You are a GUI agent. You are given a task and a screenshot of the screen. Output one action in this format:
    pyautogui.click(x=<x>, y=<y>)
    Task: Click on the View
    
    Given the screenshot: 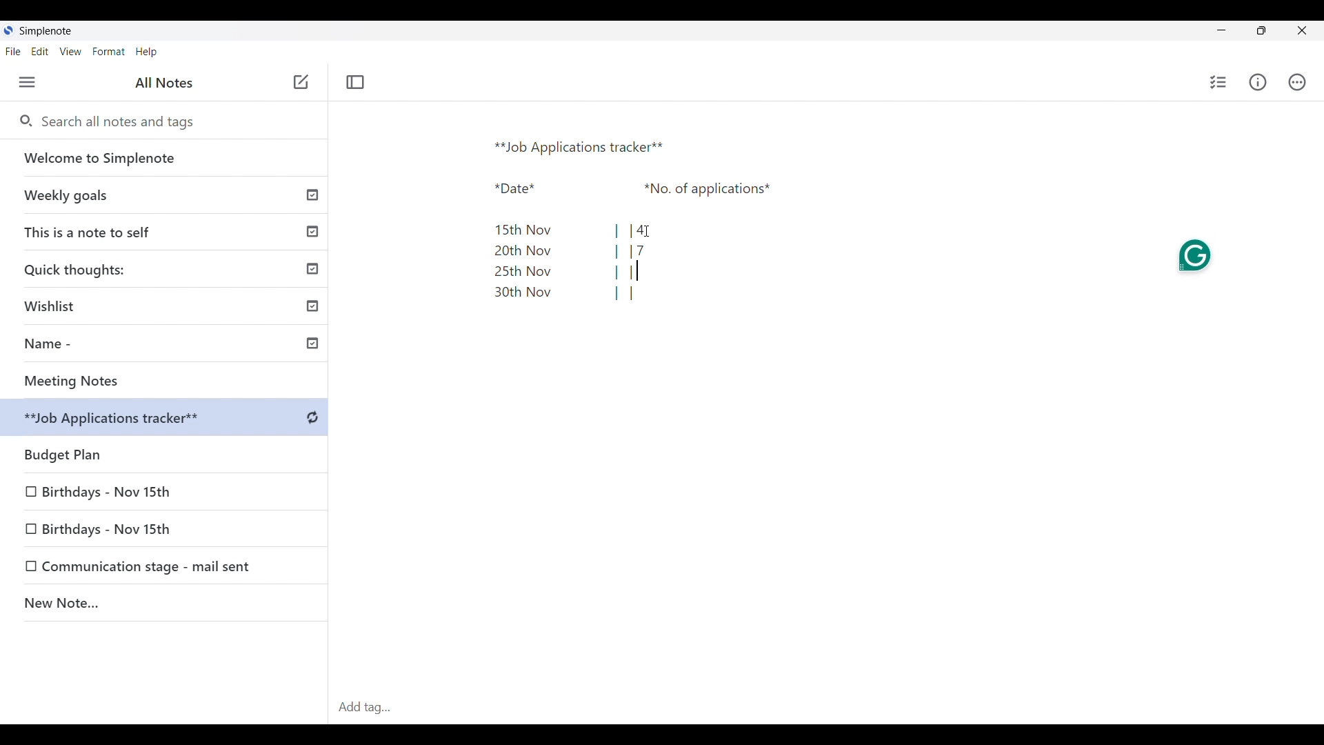 What is the action you would take?
    pyautogui.click(x=70, y=52)
    